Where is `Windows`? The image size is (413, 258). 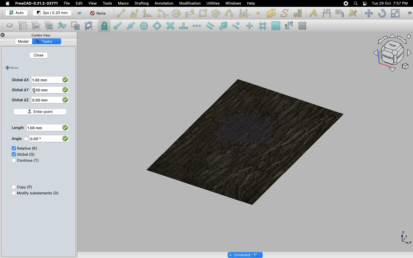 Windows is located at coordinates (235, 4).